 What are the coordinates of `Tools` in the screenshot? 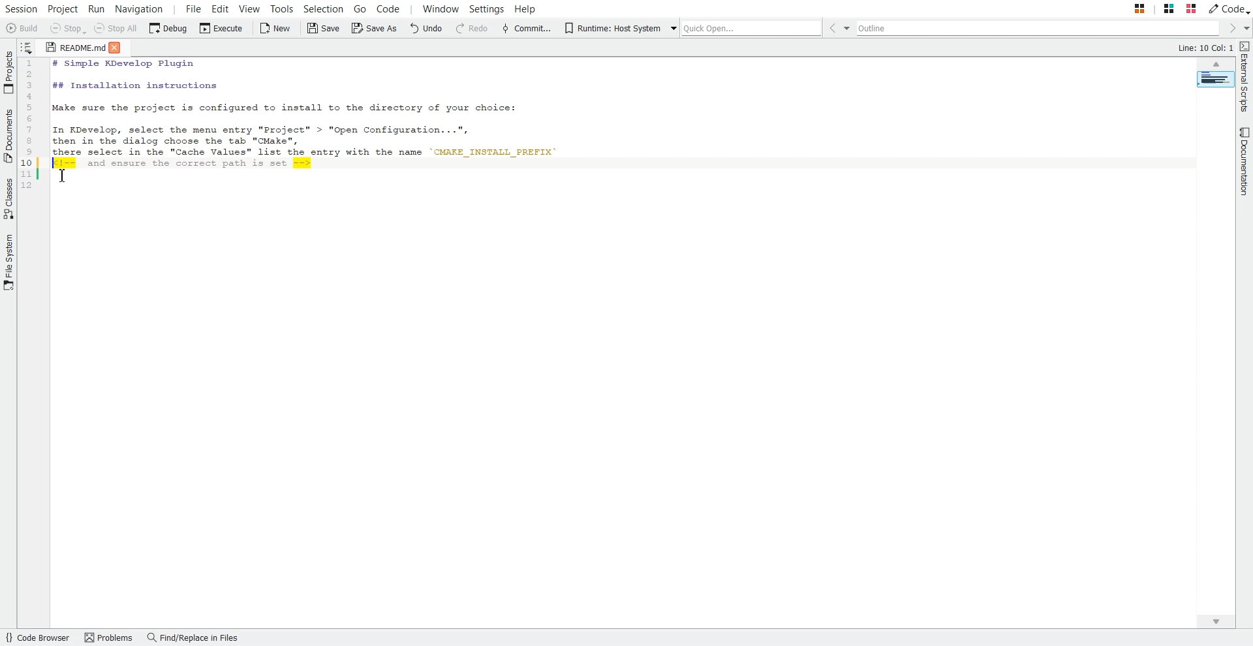 It's located at (283, 8).